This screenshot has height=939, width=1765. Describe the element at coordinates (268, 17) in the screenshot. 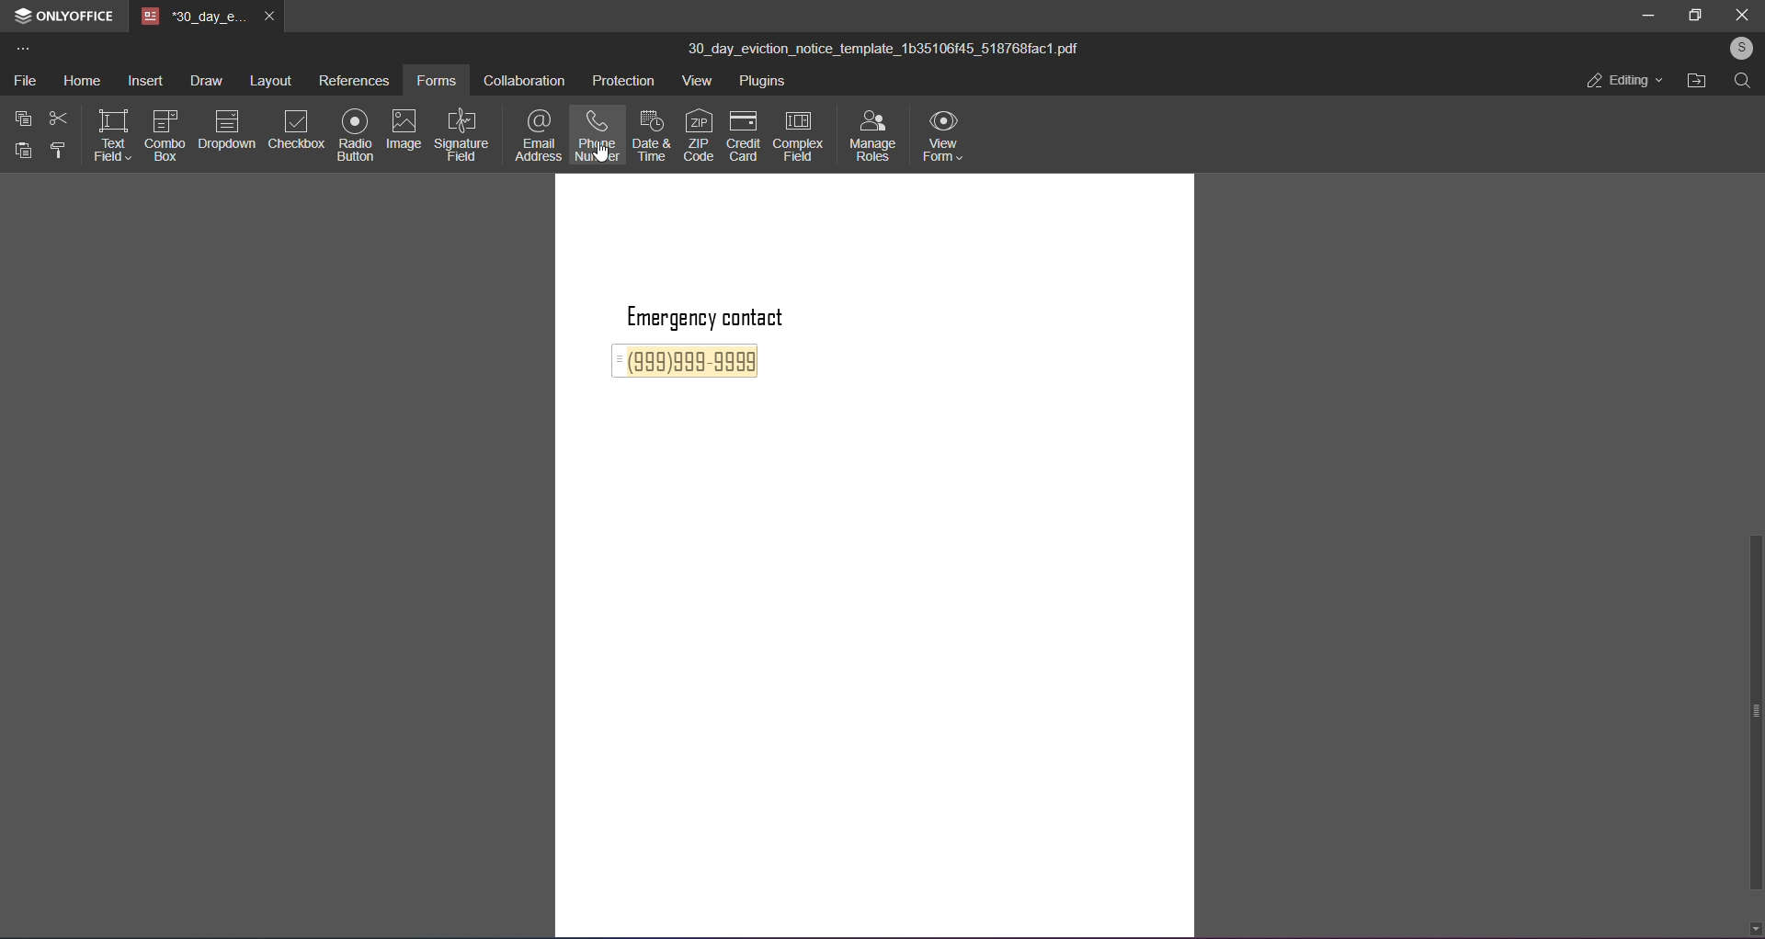

I see `close tab` at that location.